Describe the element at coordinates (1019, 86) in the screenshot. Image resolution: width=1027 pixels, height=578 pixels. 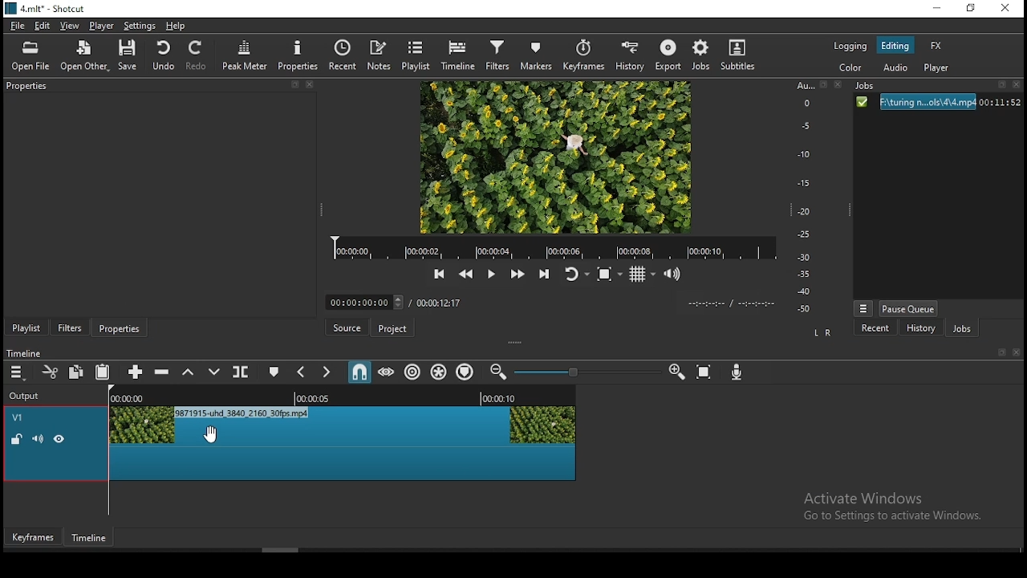
I see `close` at that location.